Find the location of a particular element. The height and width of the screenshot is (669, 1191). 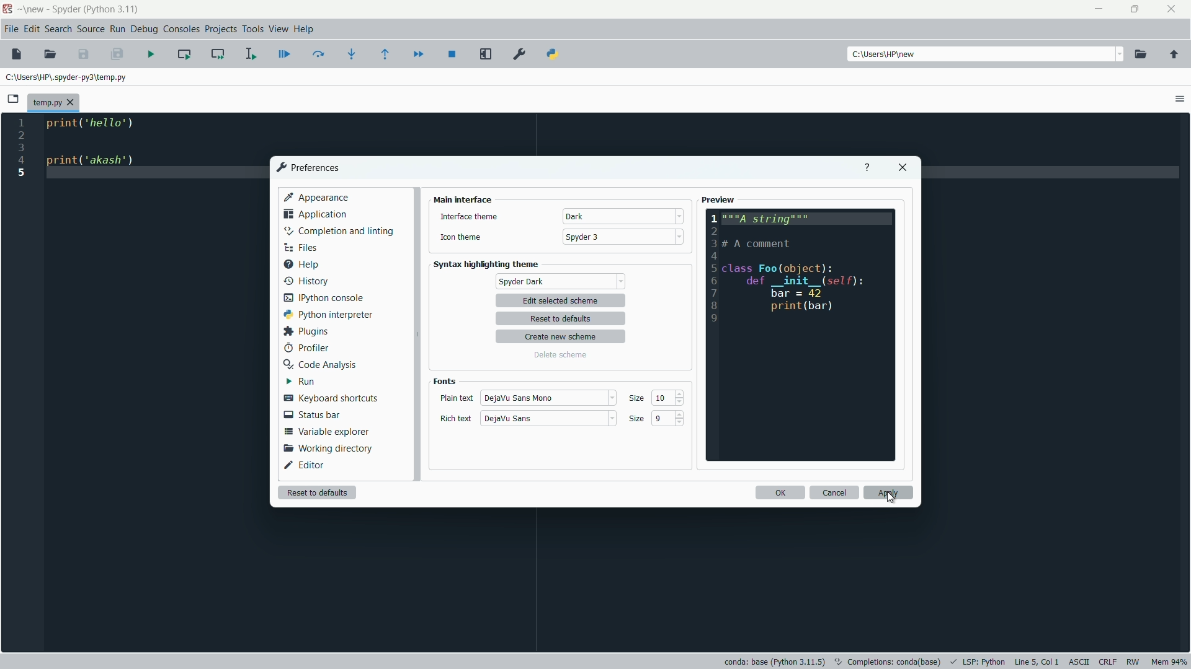

preview layout is located at coordinates (801, 335).